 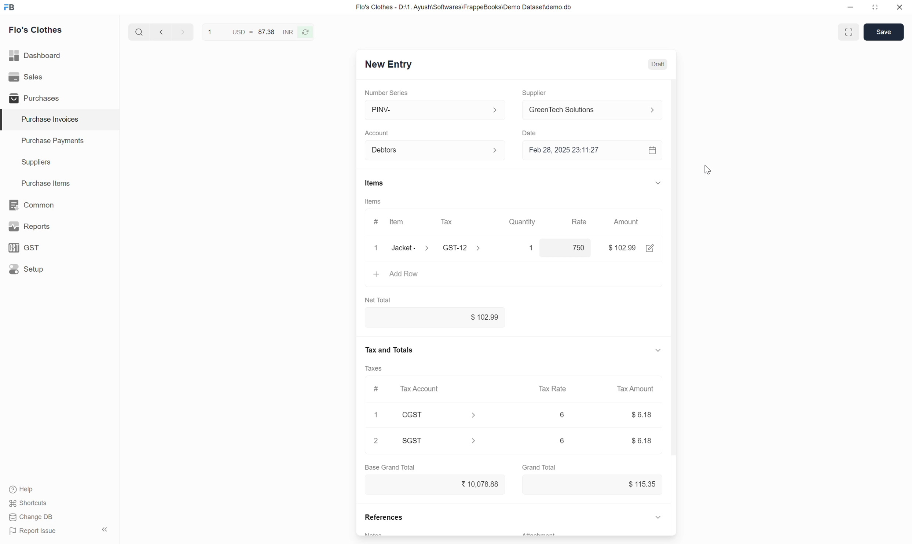 What do you see at coordinates (593, 485) in the screenshot?
I see `$115.35` at bounding box center [593, 485].